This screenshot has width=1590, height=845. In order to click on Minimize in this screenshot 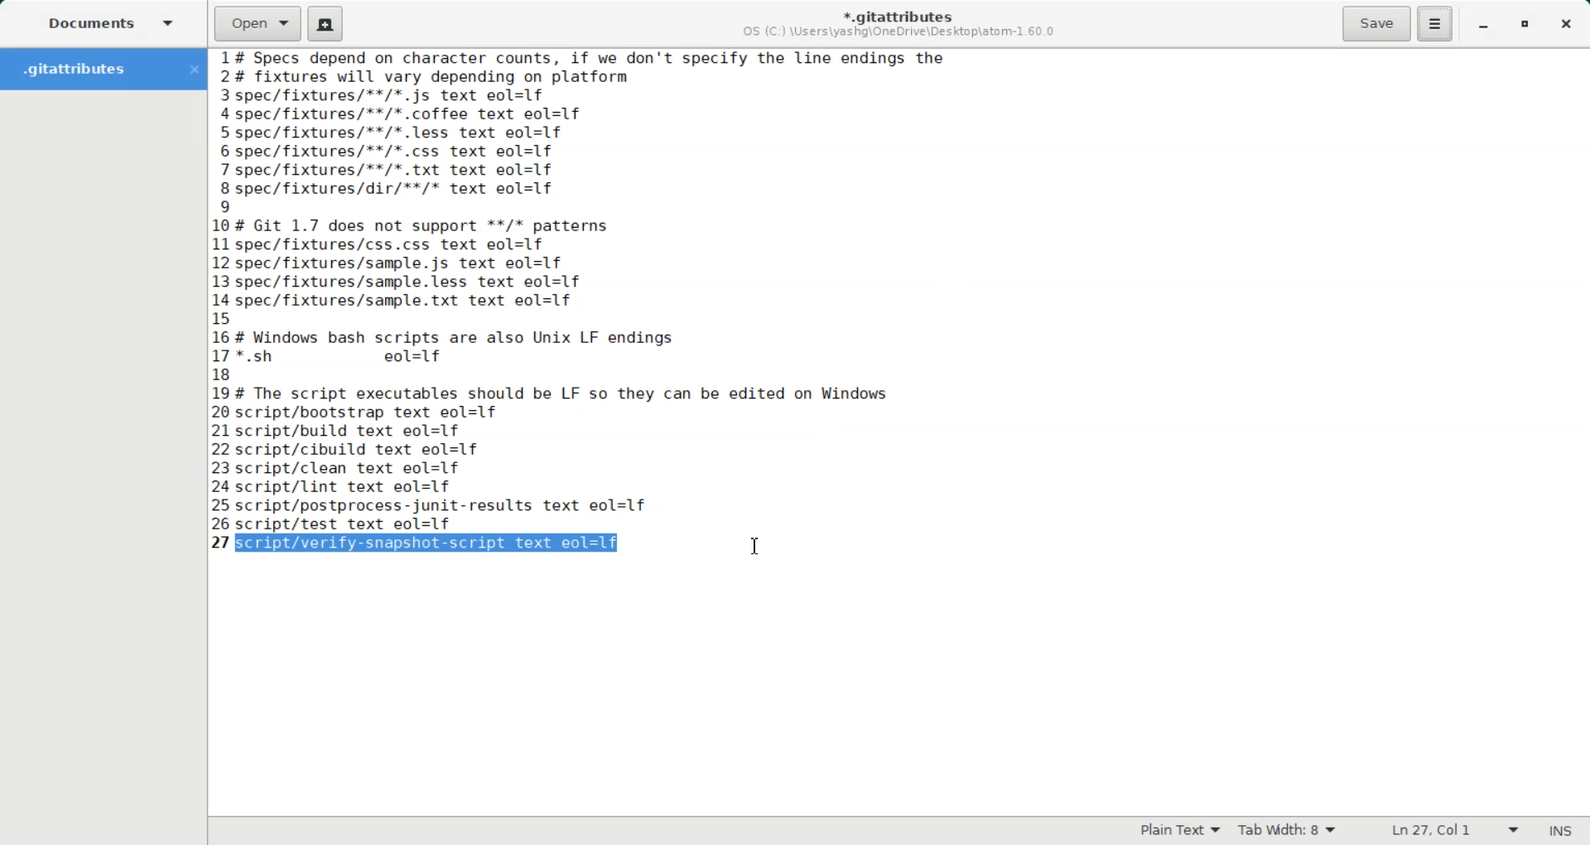, I will do `click(1482, 27)`.